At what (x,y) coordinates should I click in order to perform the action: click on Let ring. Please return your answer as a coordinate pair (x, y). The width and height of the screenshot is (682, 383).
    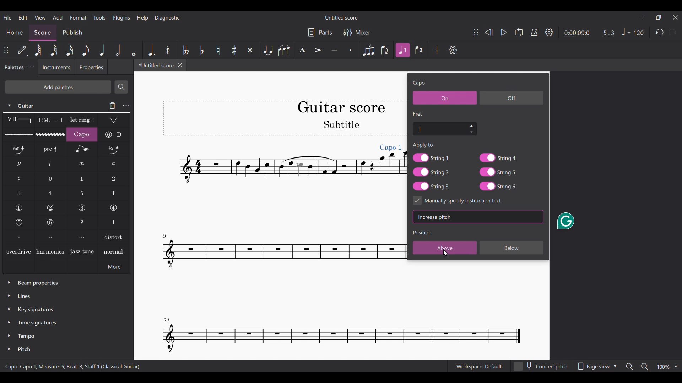
    Looking at the image, I should click on (82, 120).